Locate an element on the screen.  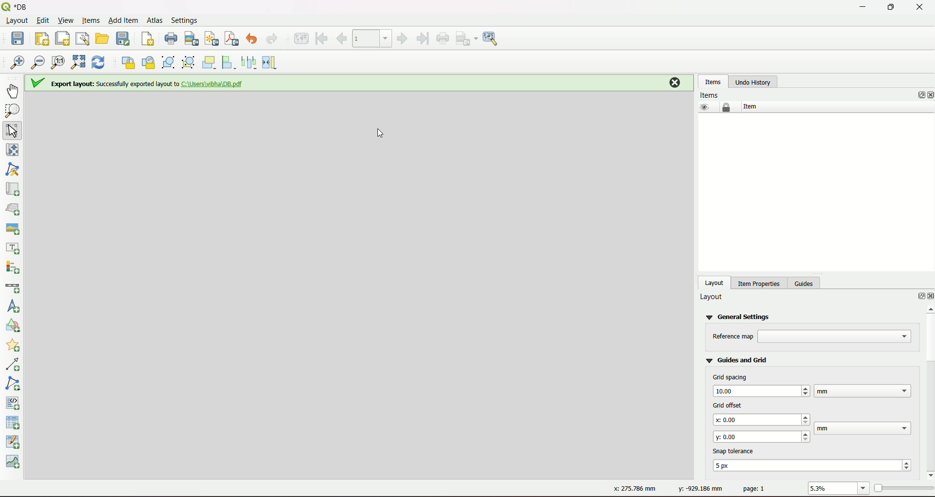
guides is located at coordinates (805, 282).